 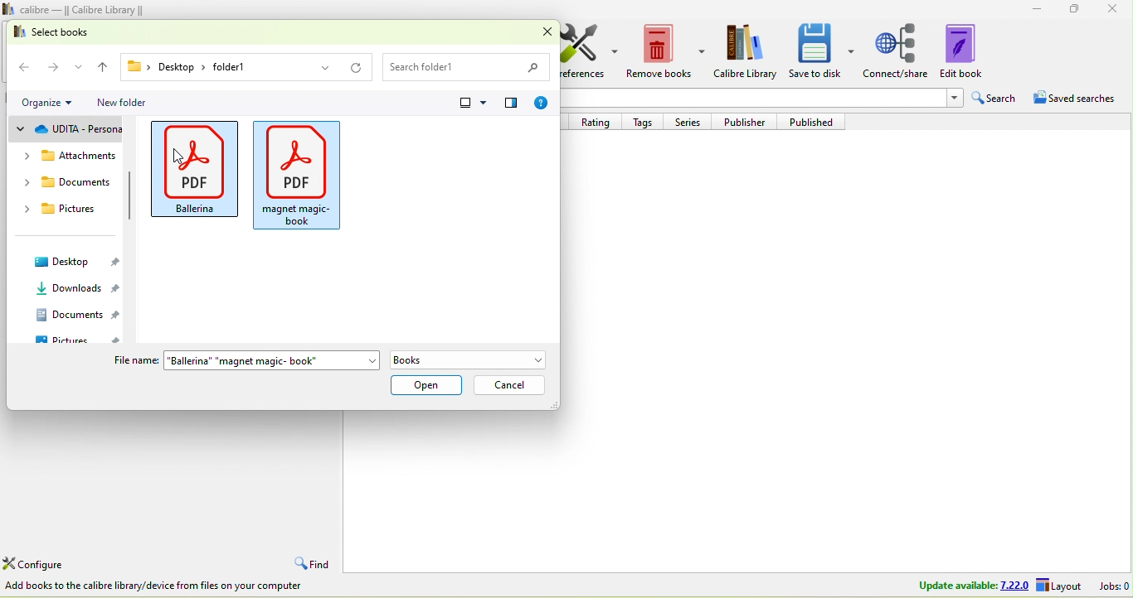 What do you see at coordinates (315, 563) in the screenshot?
I see `find` at bounding box center [315, 563].